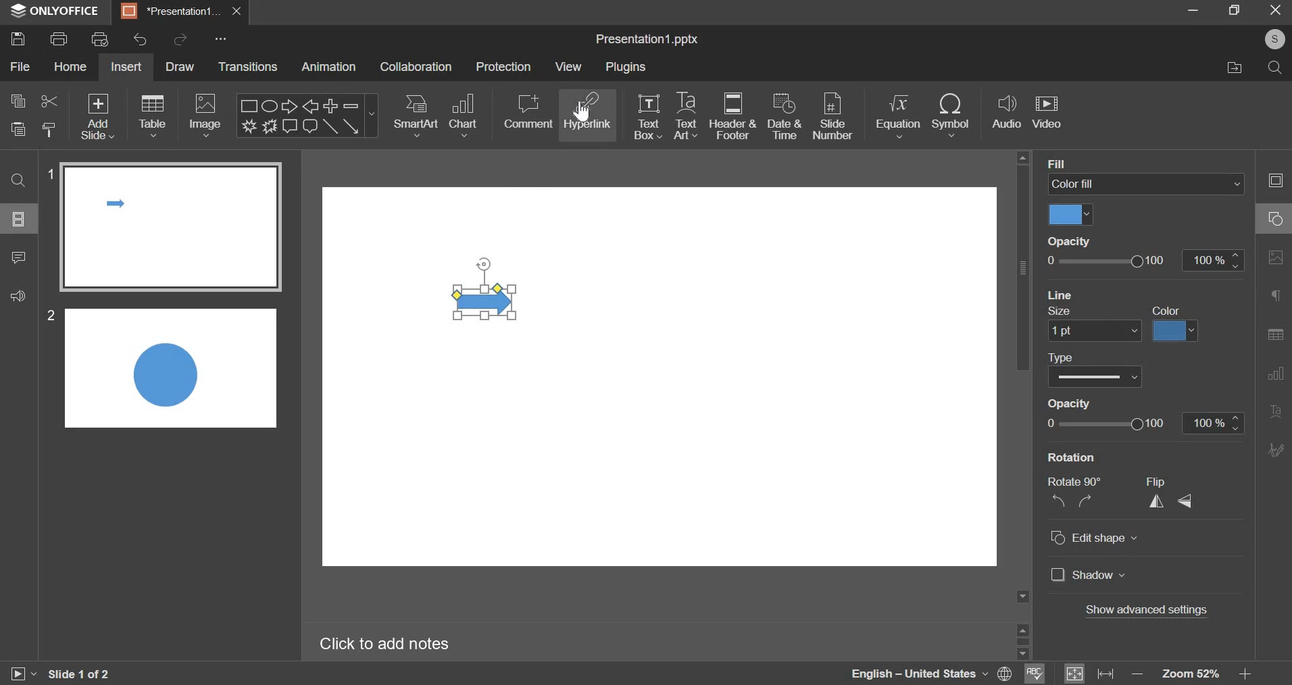 This screenshot has width=1292, height=685. Describe the element at coordinates (1138, 674) in the screenshot. I see `decrease zoom` at that location.